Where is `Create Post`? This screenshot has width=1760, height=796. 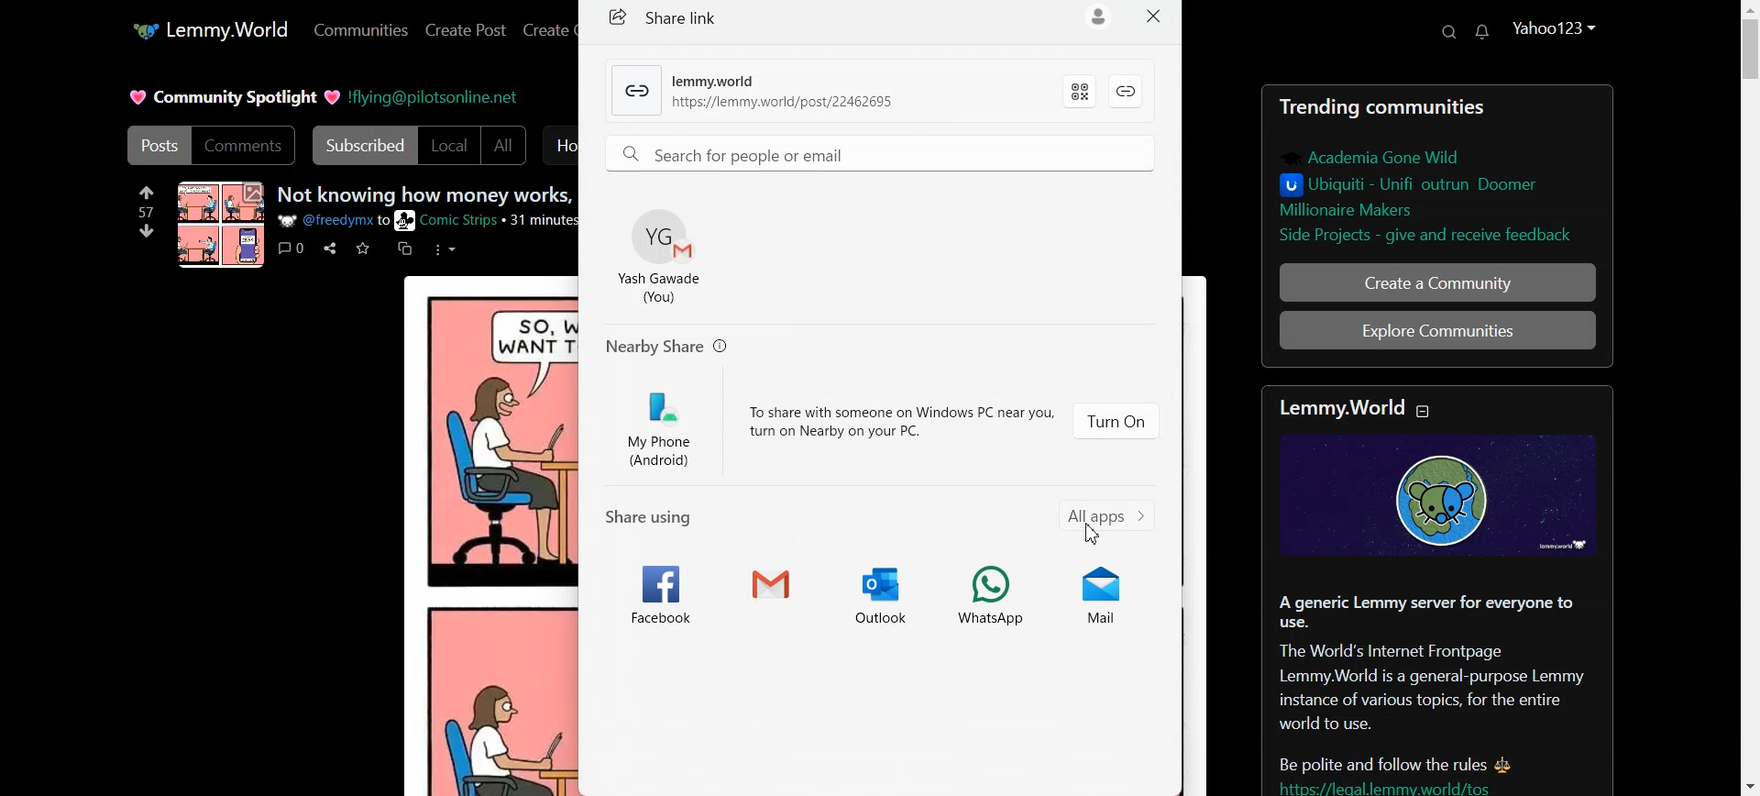
Create Post is located at coordinates (467, 29).